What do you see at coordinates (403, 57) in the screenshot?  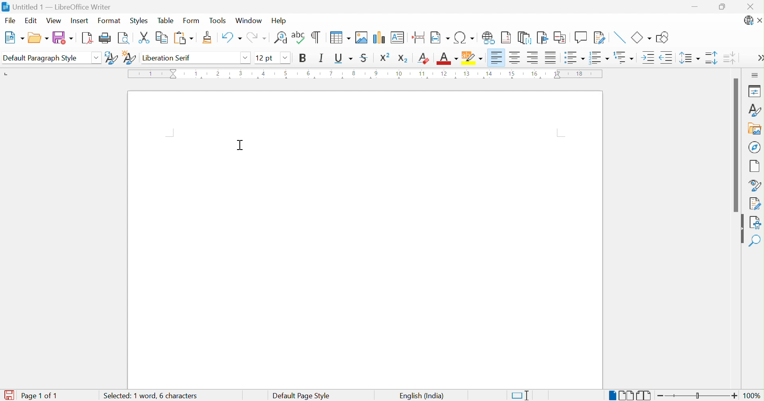 I see `Subscript` at bounding box center [403, 57].